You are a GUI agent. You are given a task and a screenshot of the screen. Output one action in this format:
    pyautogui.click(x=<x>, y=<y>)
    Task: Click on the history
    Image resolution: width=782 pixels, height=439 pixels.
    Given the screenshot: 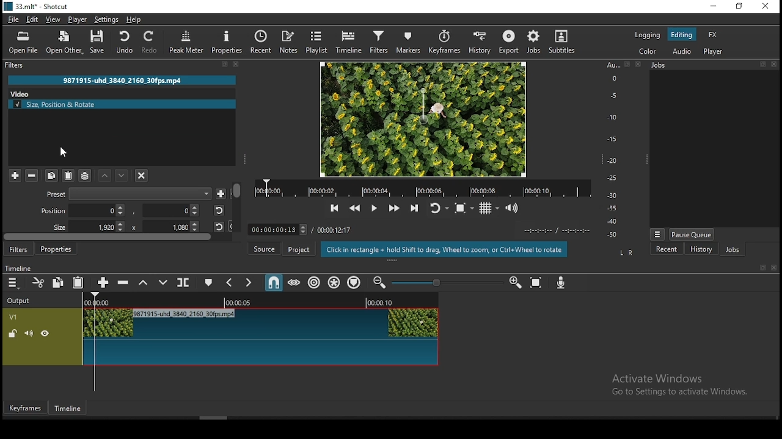 What is the action you would take?
    pyautogui.click(x=477, y=43)
    